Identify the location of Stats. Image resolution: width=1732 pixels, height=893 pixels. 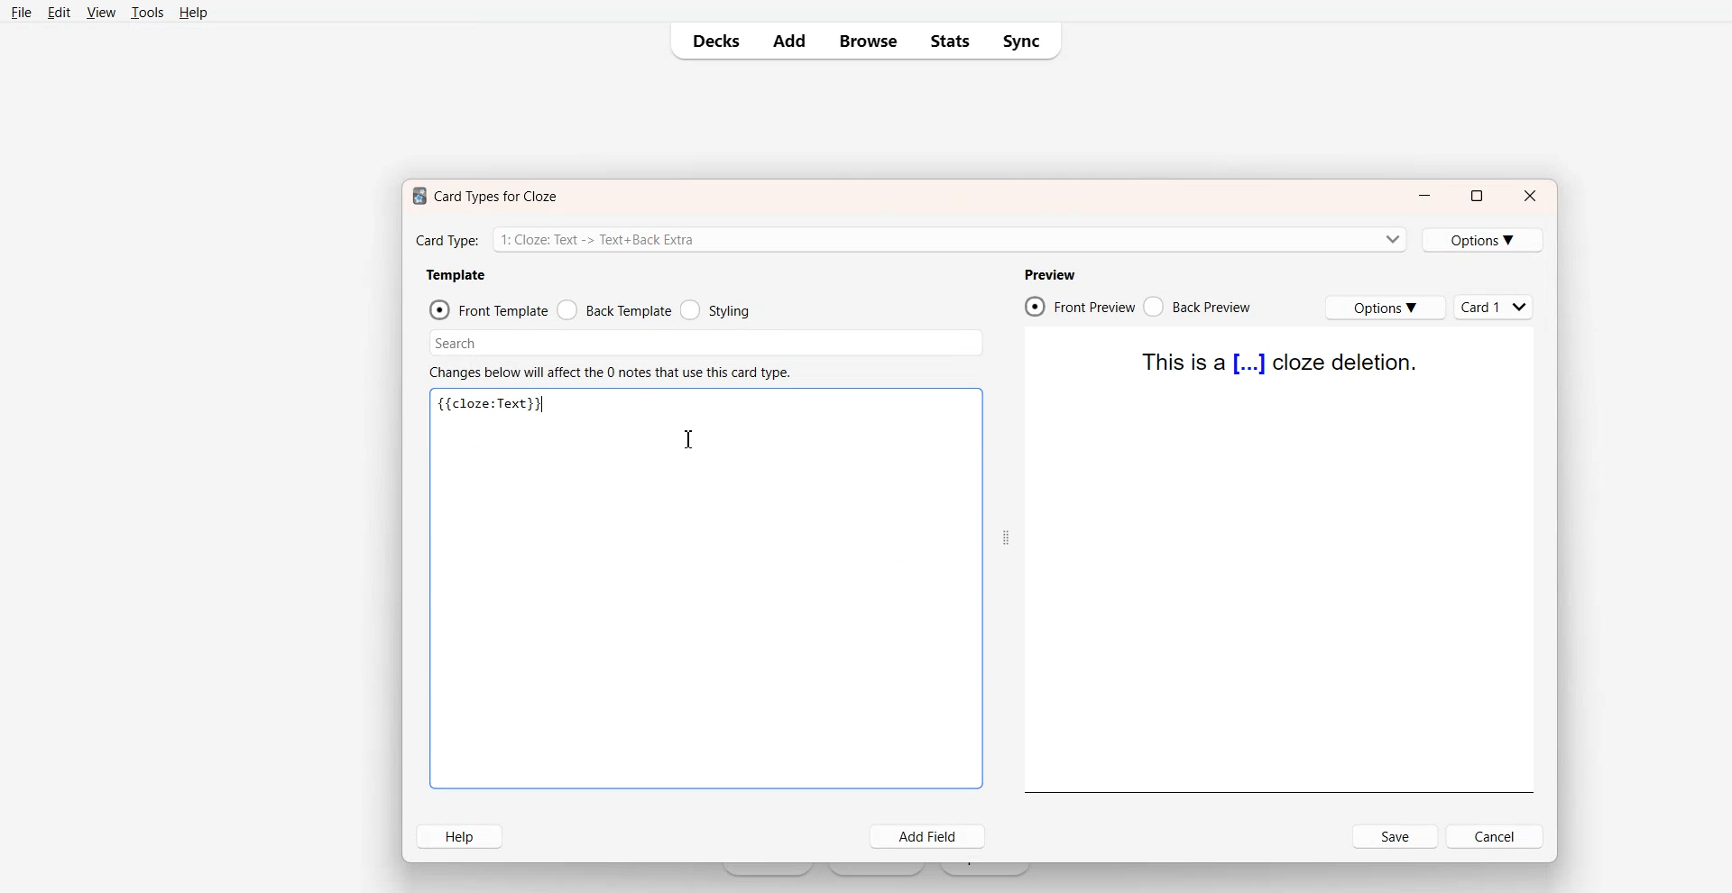
(949, 41).